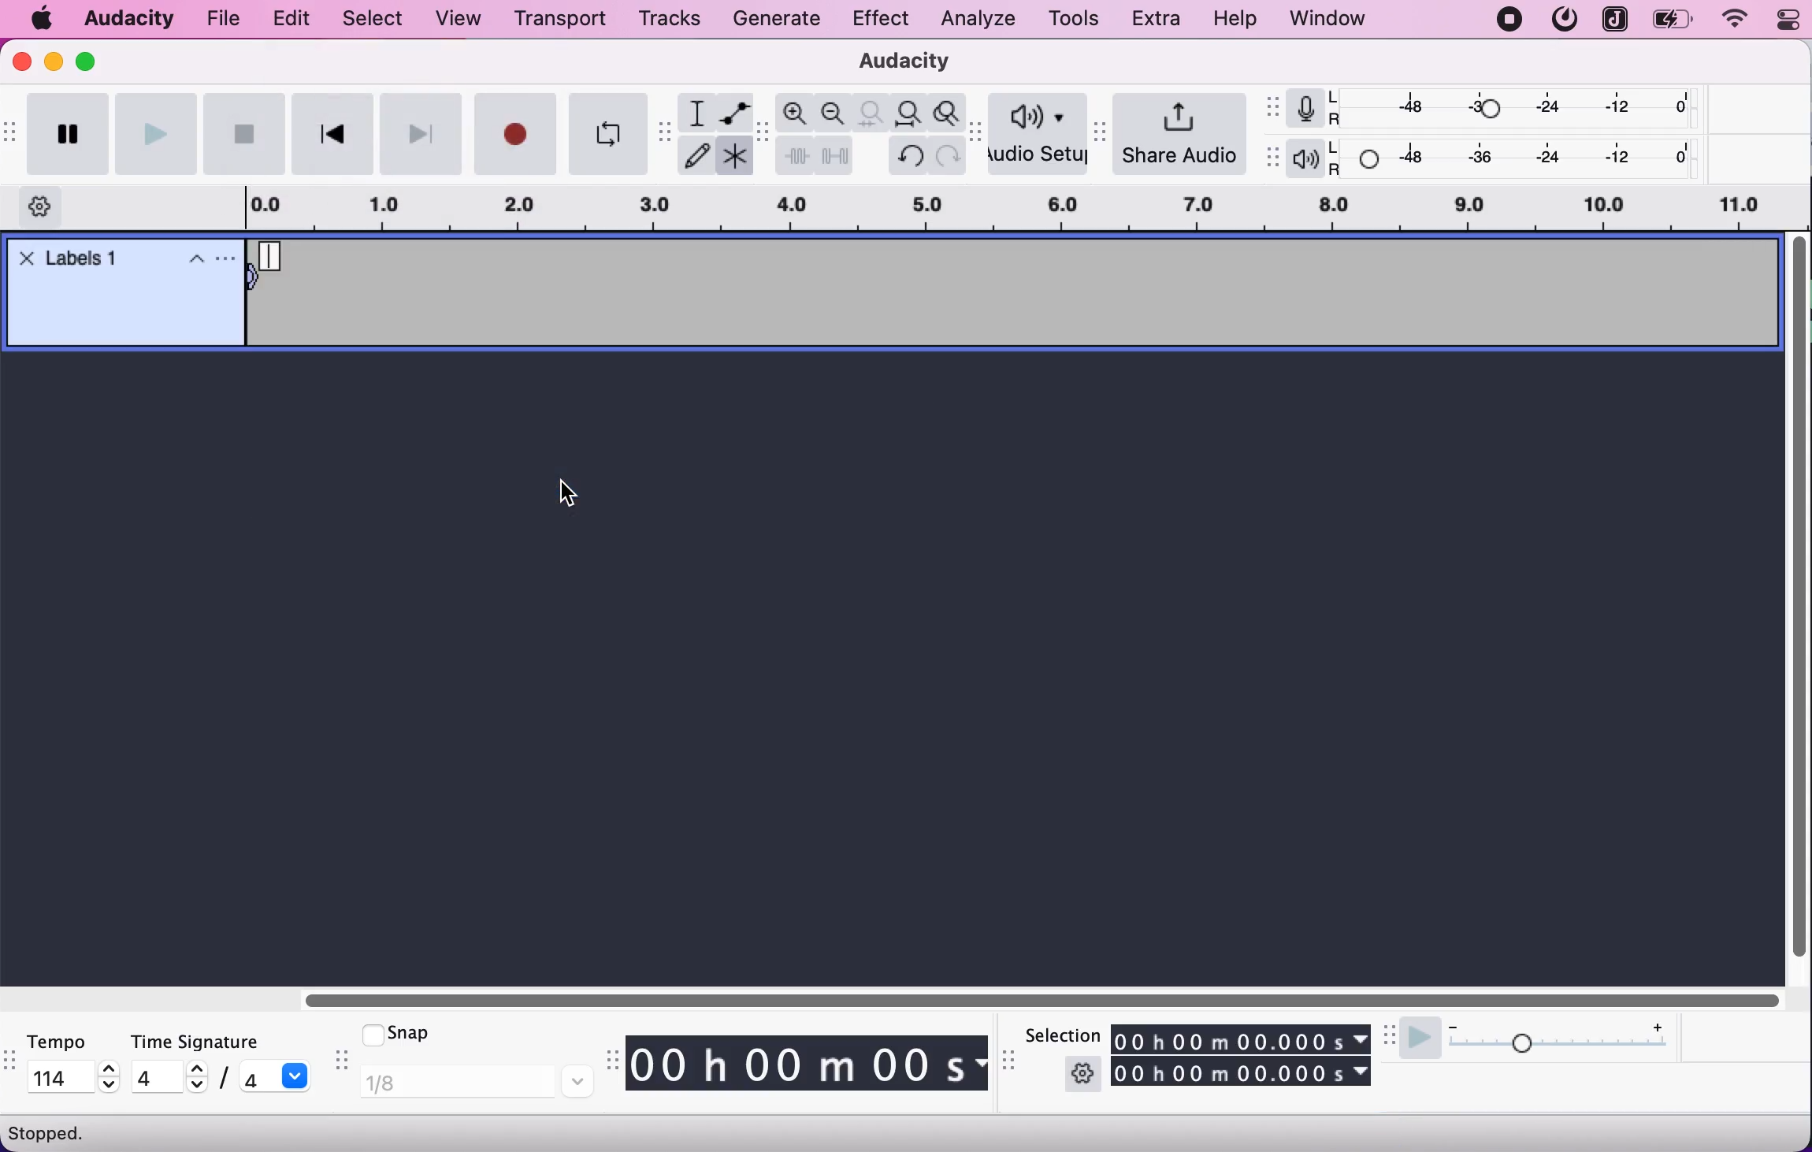 This screenshot has height=1152, width=1812. I want to click on track timing, so click(808, 1065).